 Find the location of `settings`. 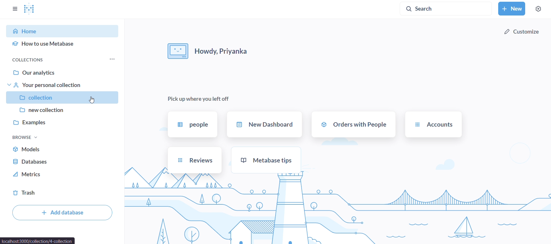

settings is located at coordinates (540, 8).